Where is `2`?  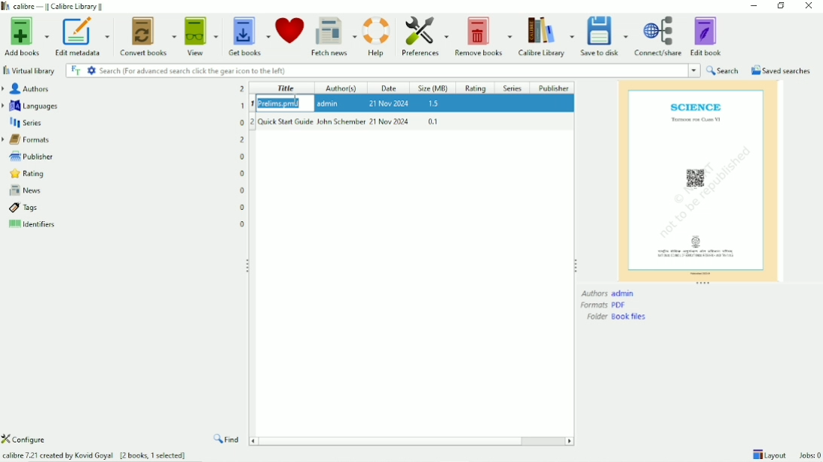 2 is located at coordinates (243, 89).